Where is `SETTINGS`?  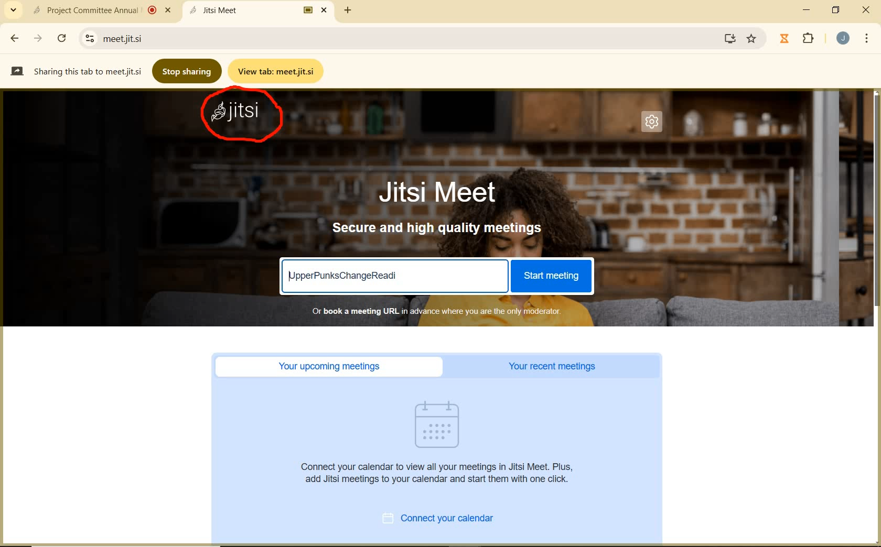
SETTINGS is located at coordinates (655, 125).